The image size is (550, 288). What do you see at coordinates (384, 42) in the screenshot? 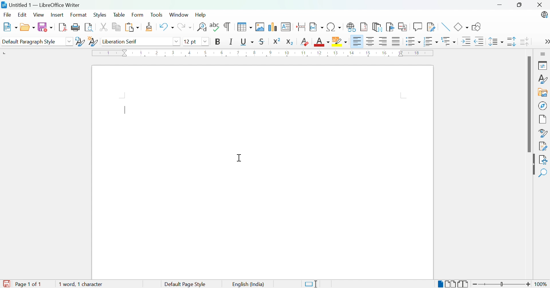
I see `Align right` at bounding box center [384, 42].